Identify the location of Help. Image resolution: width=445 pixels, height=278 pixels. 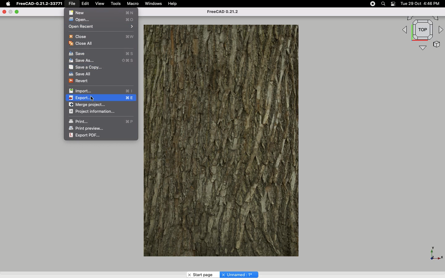
(173, 4).